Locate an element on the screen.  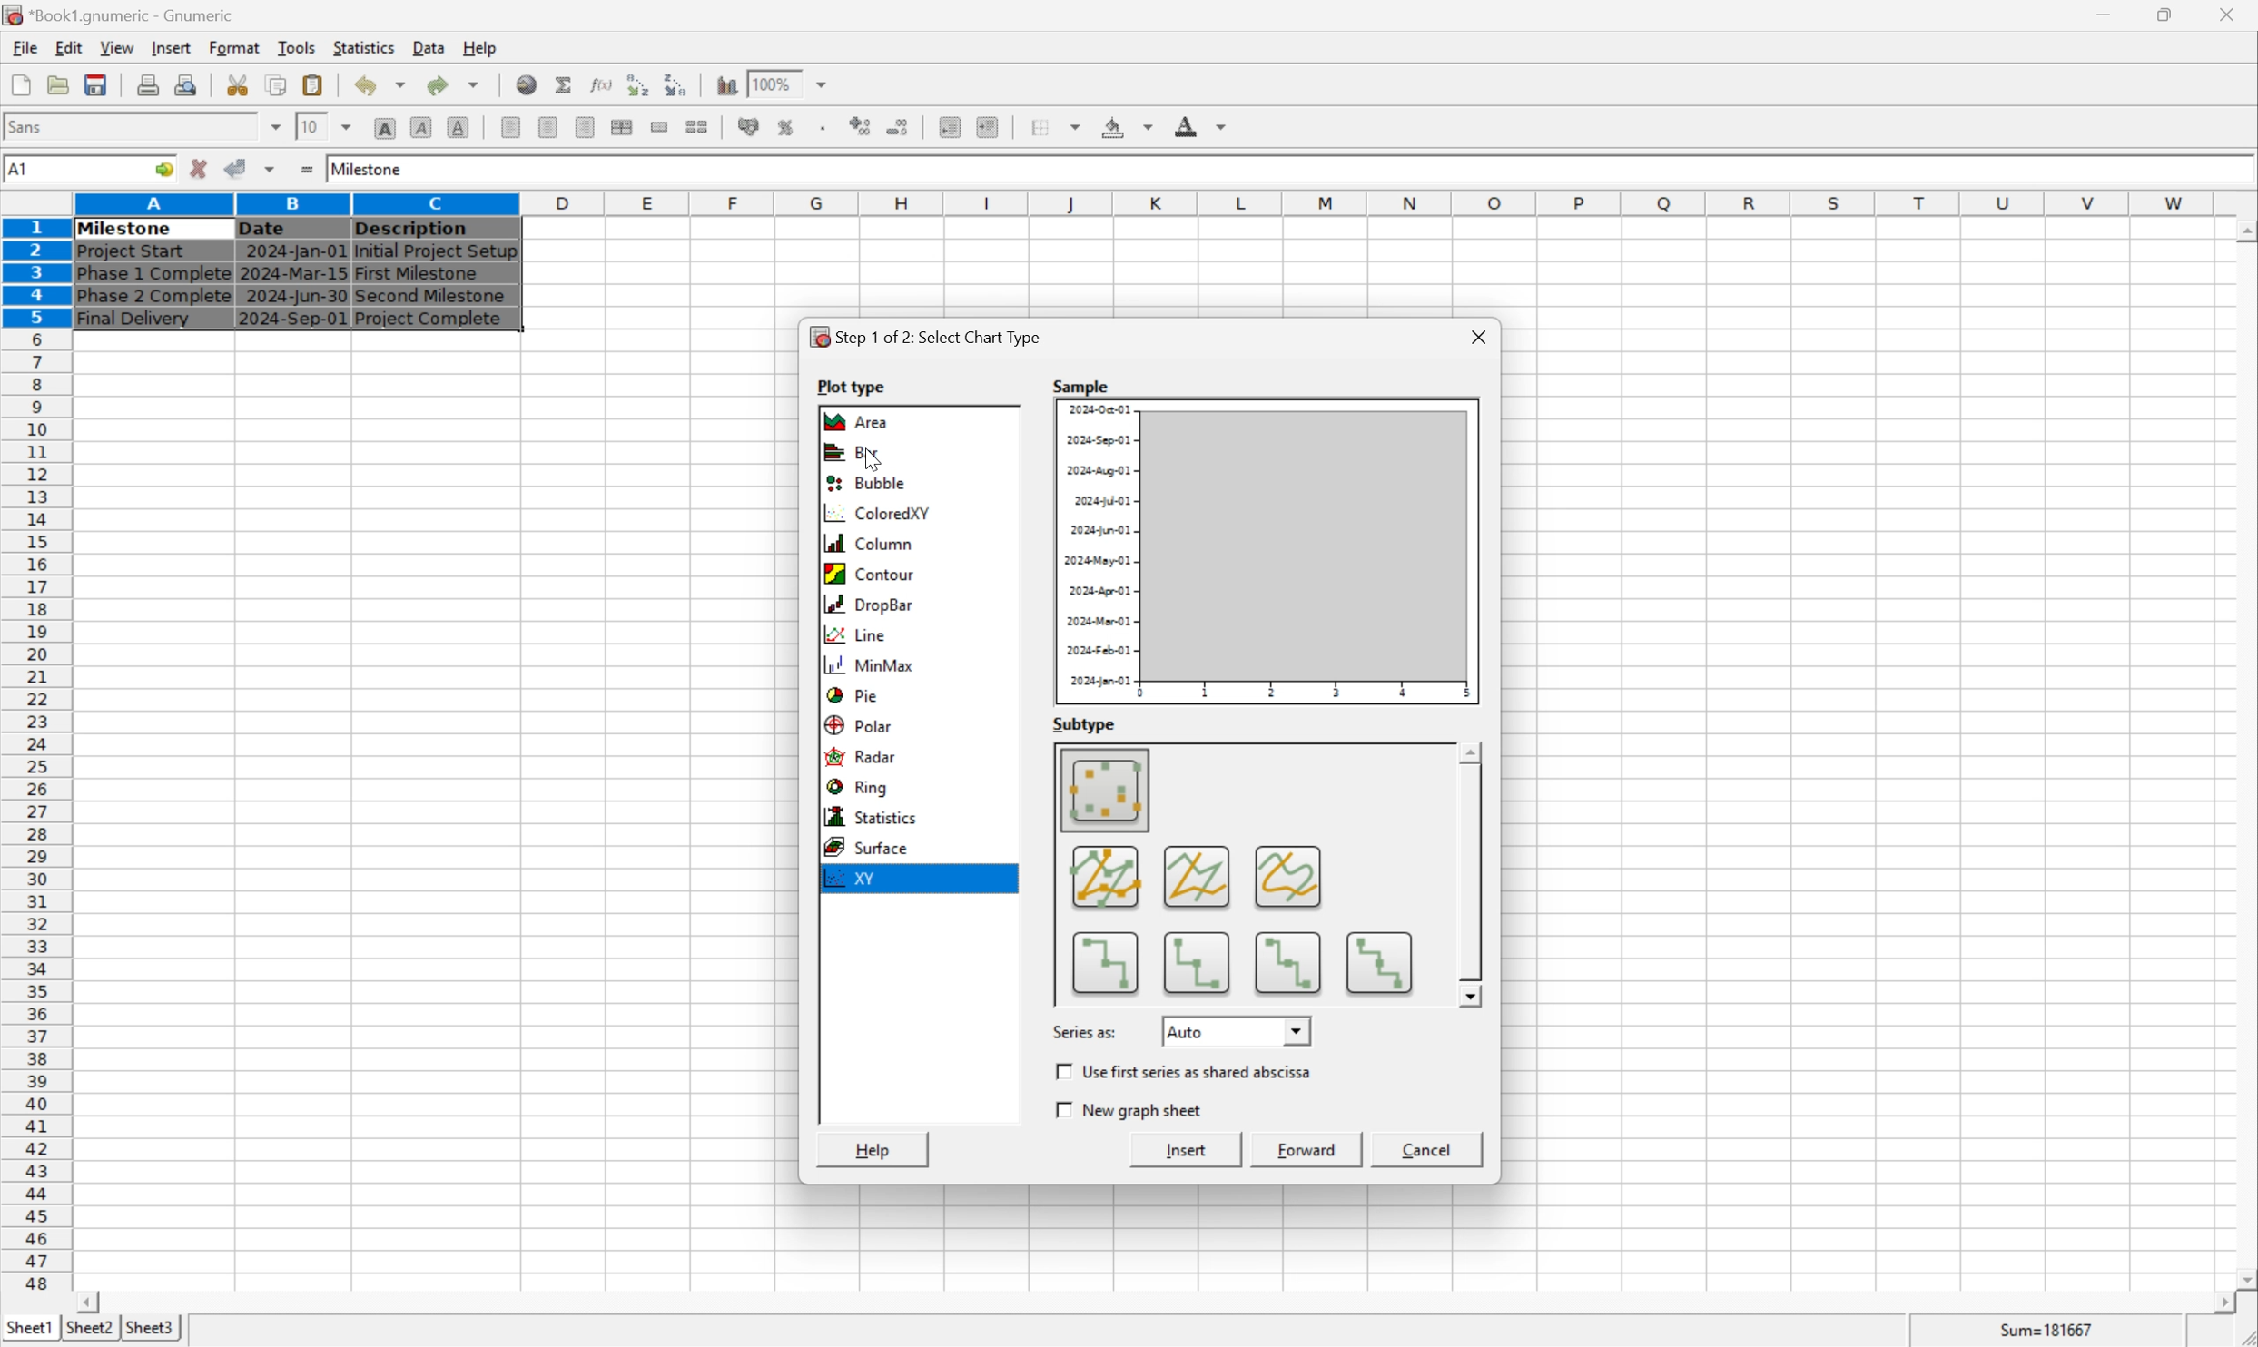
format selection as percentage is located at coordinates (788, 126).